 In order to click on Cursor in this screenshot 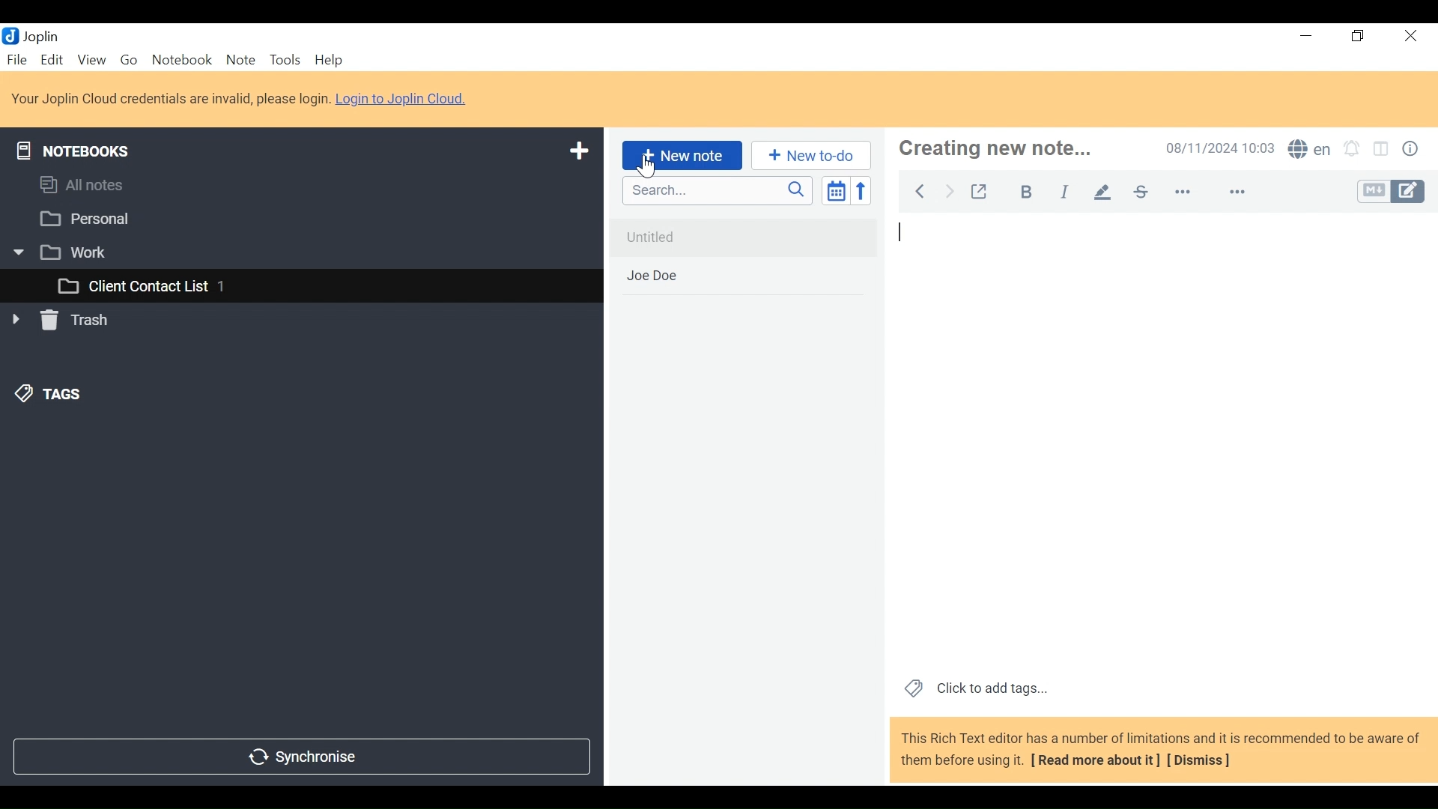, I will do `click(650, 168)`.